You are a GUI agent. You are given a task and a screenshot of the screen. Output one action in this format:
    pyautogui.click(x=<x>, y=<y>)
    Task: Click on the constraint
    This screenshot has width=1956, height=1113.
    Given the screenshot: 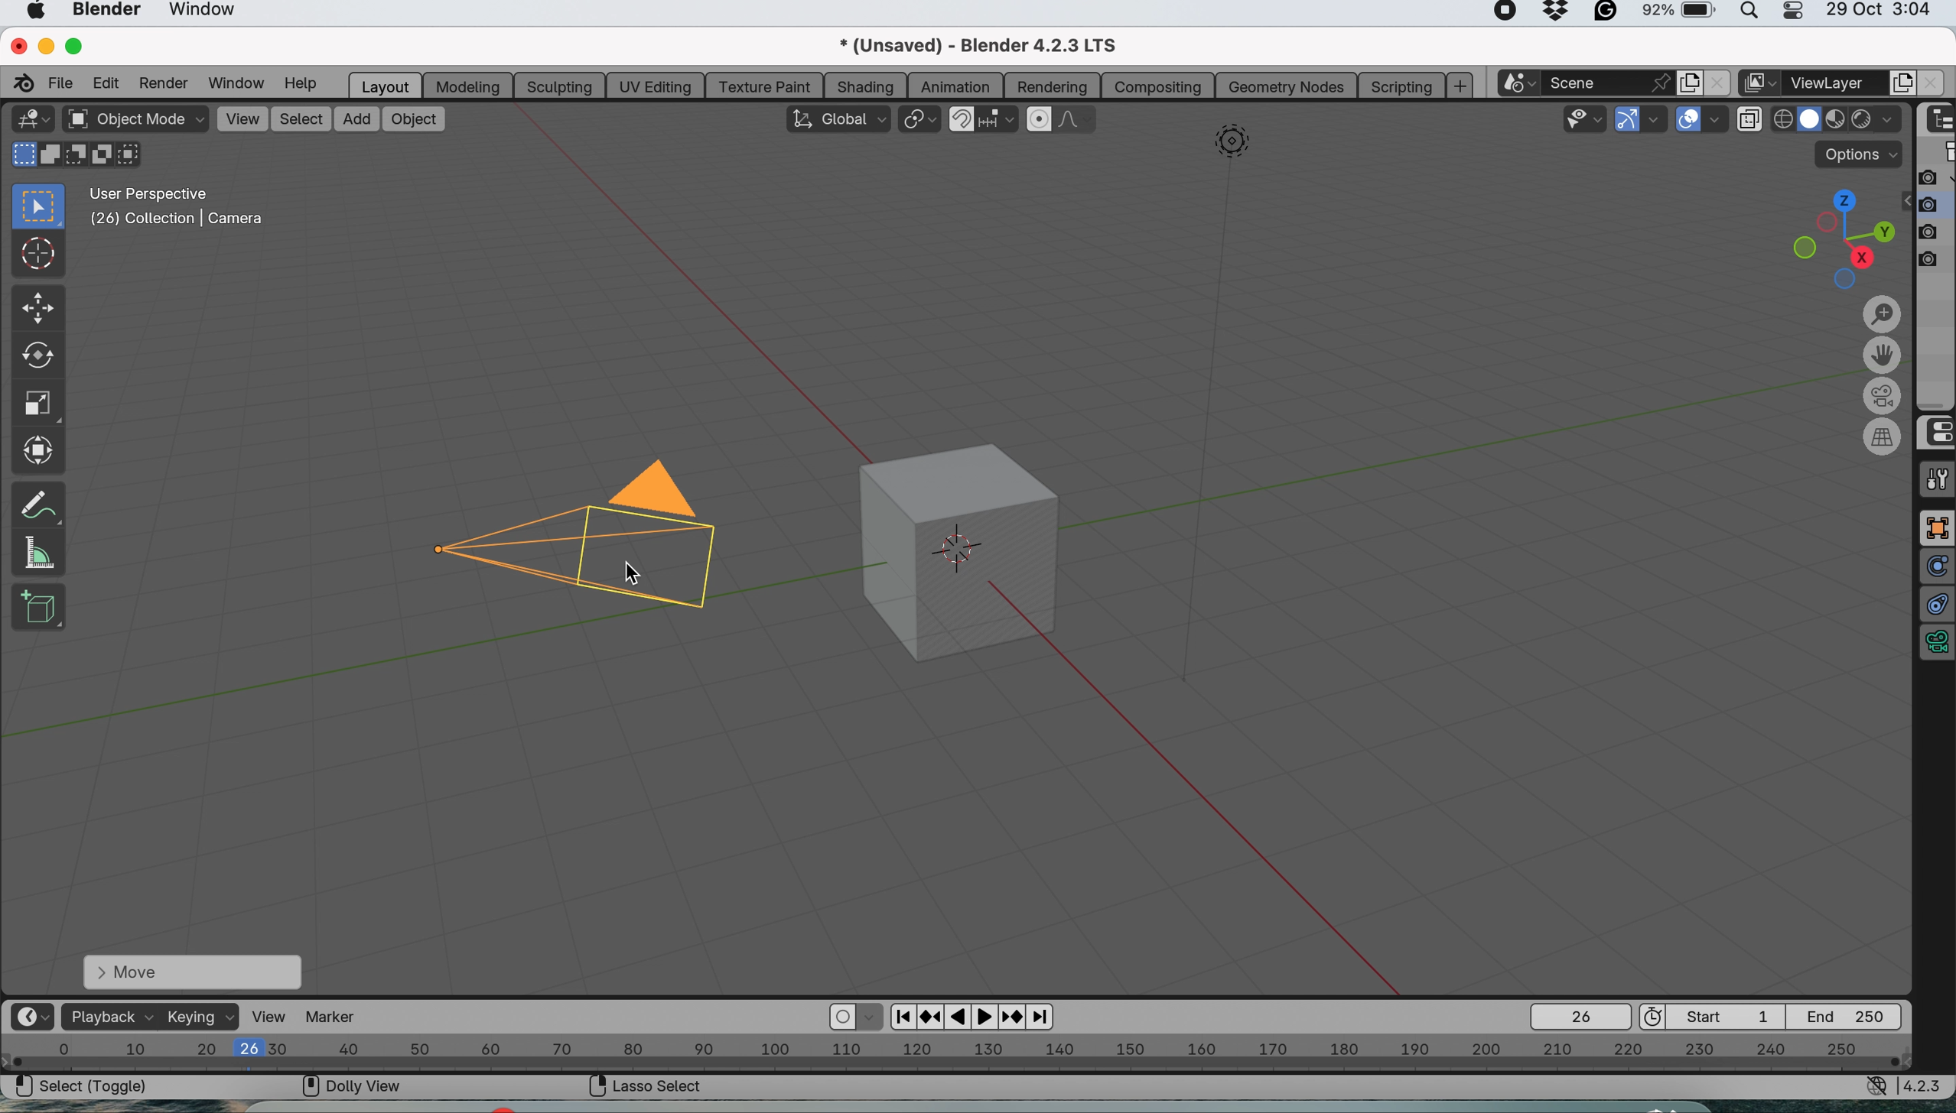 What is the action you would take?
    pyautogui.click(x=1936, y=605)
    